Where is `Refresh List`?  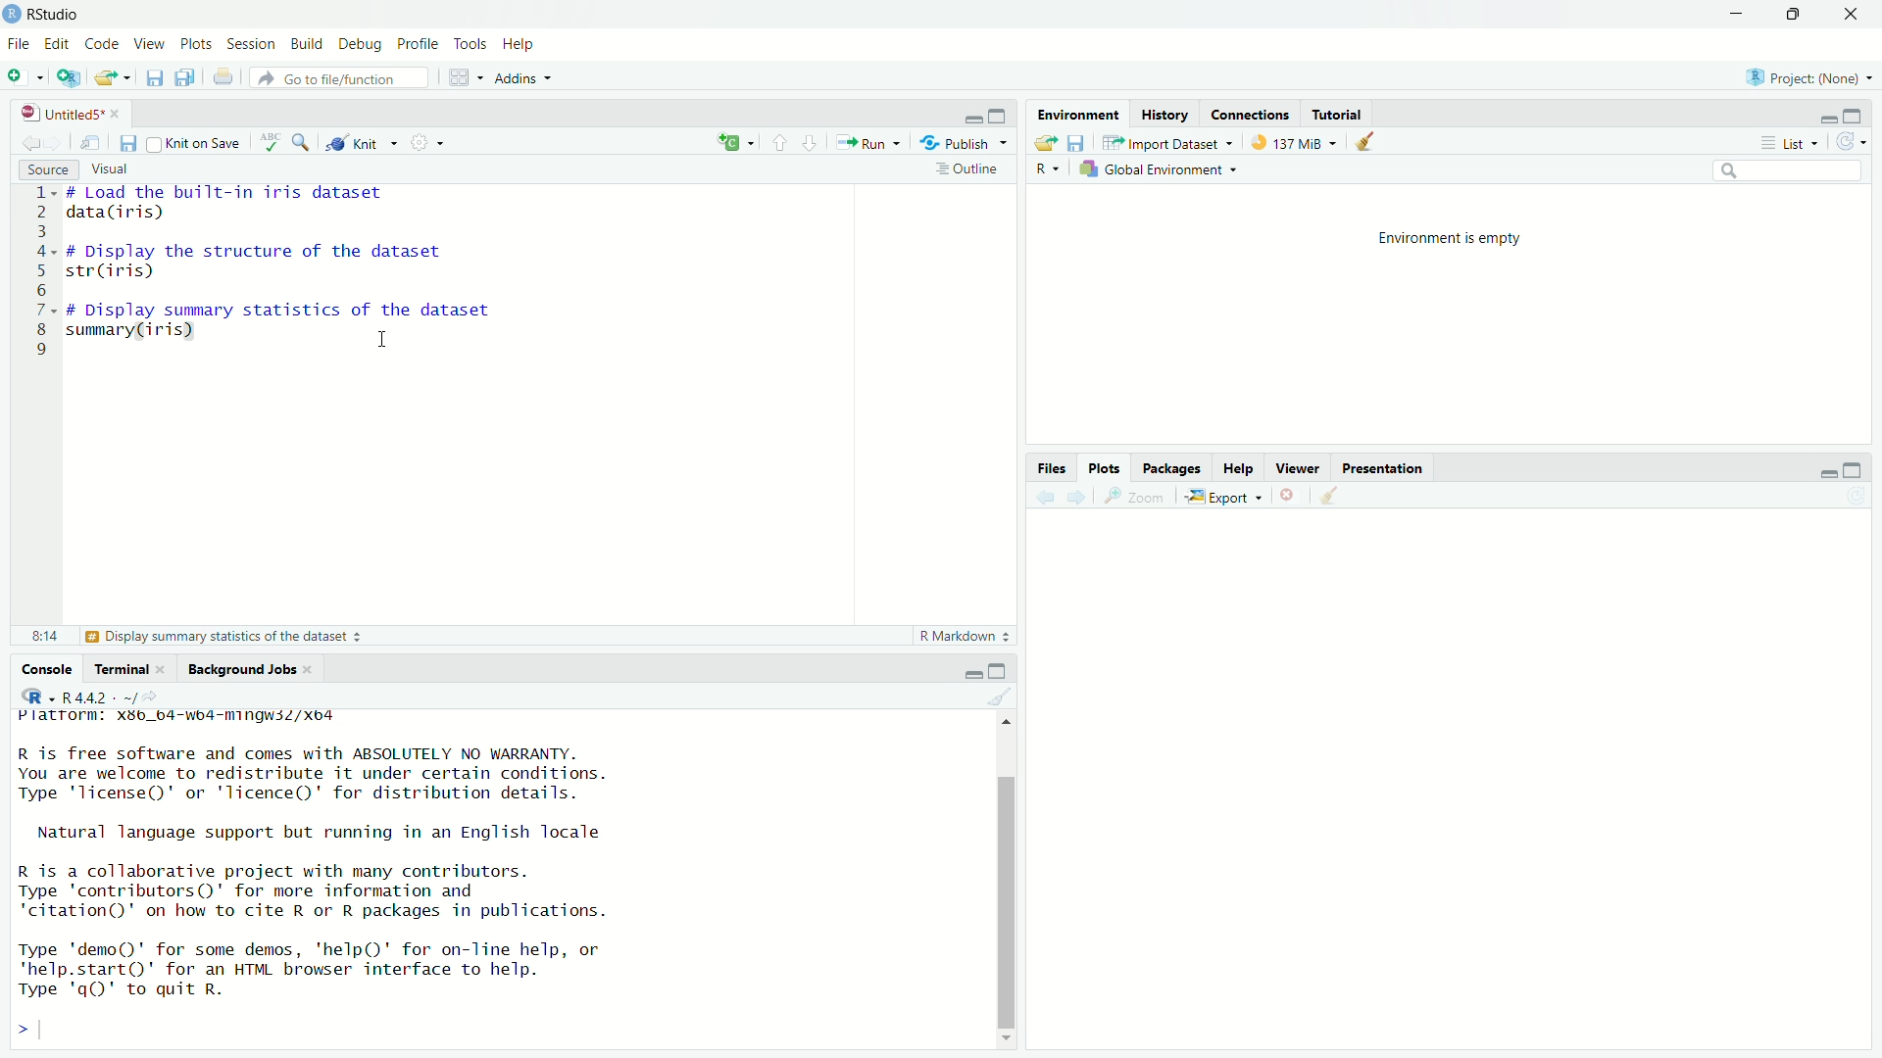 Refresh List is located at coordinates (1856, 496).